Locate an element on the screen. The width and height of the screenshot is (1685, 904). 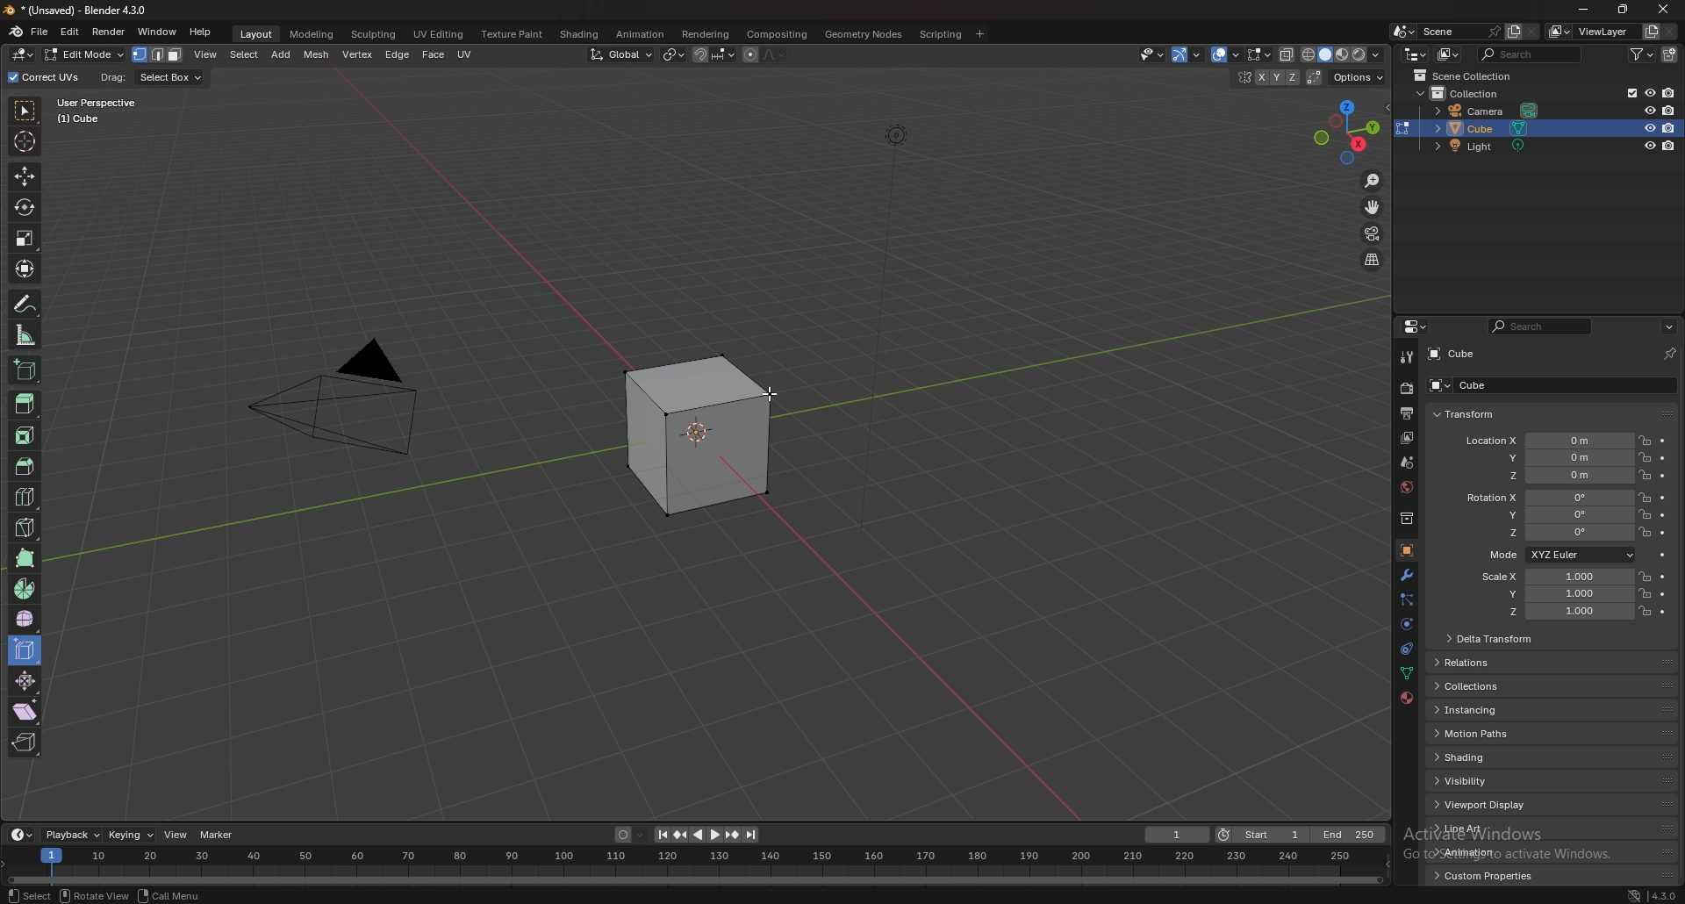
jump to keyframe is located at coordinates (732, 836).